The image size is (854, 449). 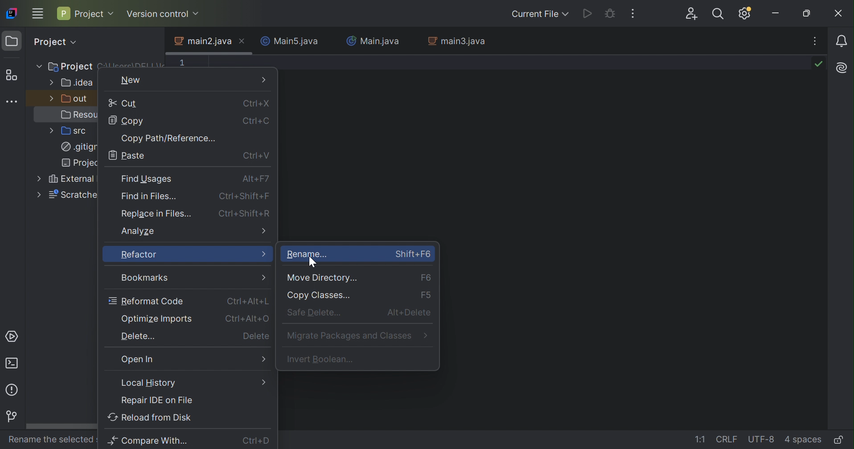 What do you see at coordinates (310, 261) in the screenshot?
I see `Cursor` at bounding box center [310, 261].